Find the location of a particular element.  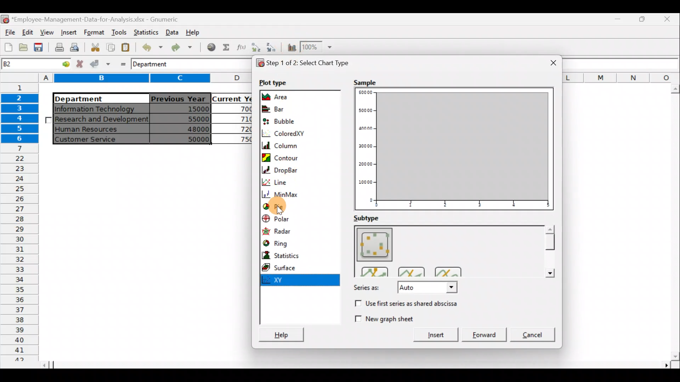

Format is located at coordinates (93, 33).